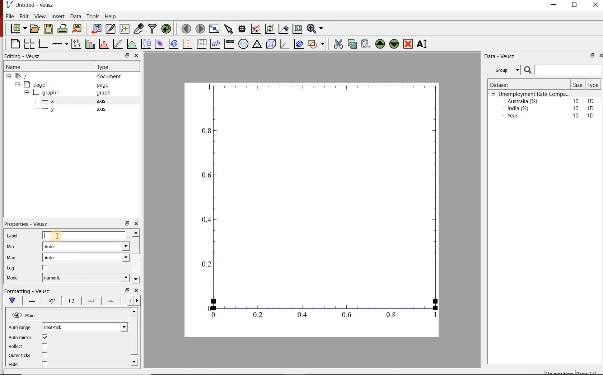 Image resolution: width=603 pixels, height=375 pixels. I want to click on plot covariance ellipses, so click(299, 44).